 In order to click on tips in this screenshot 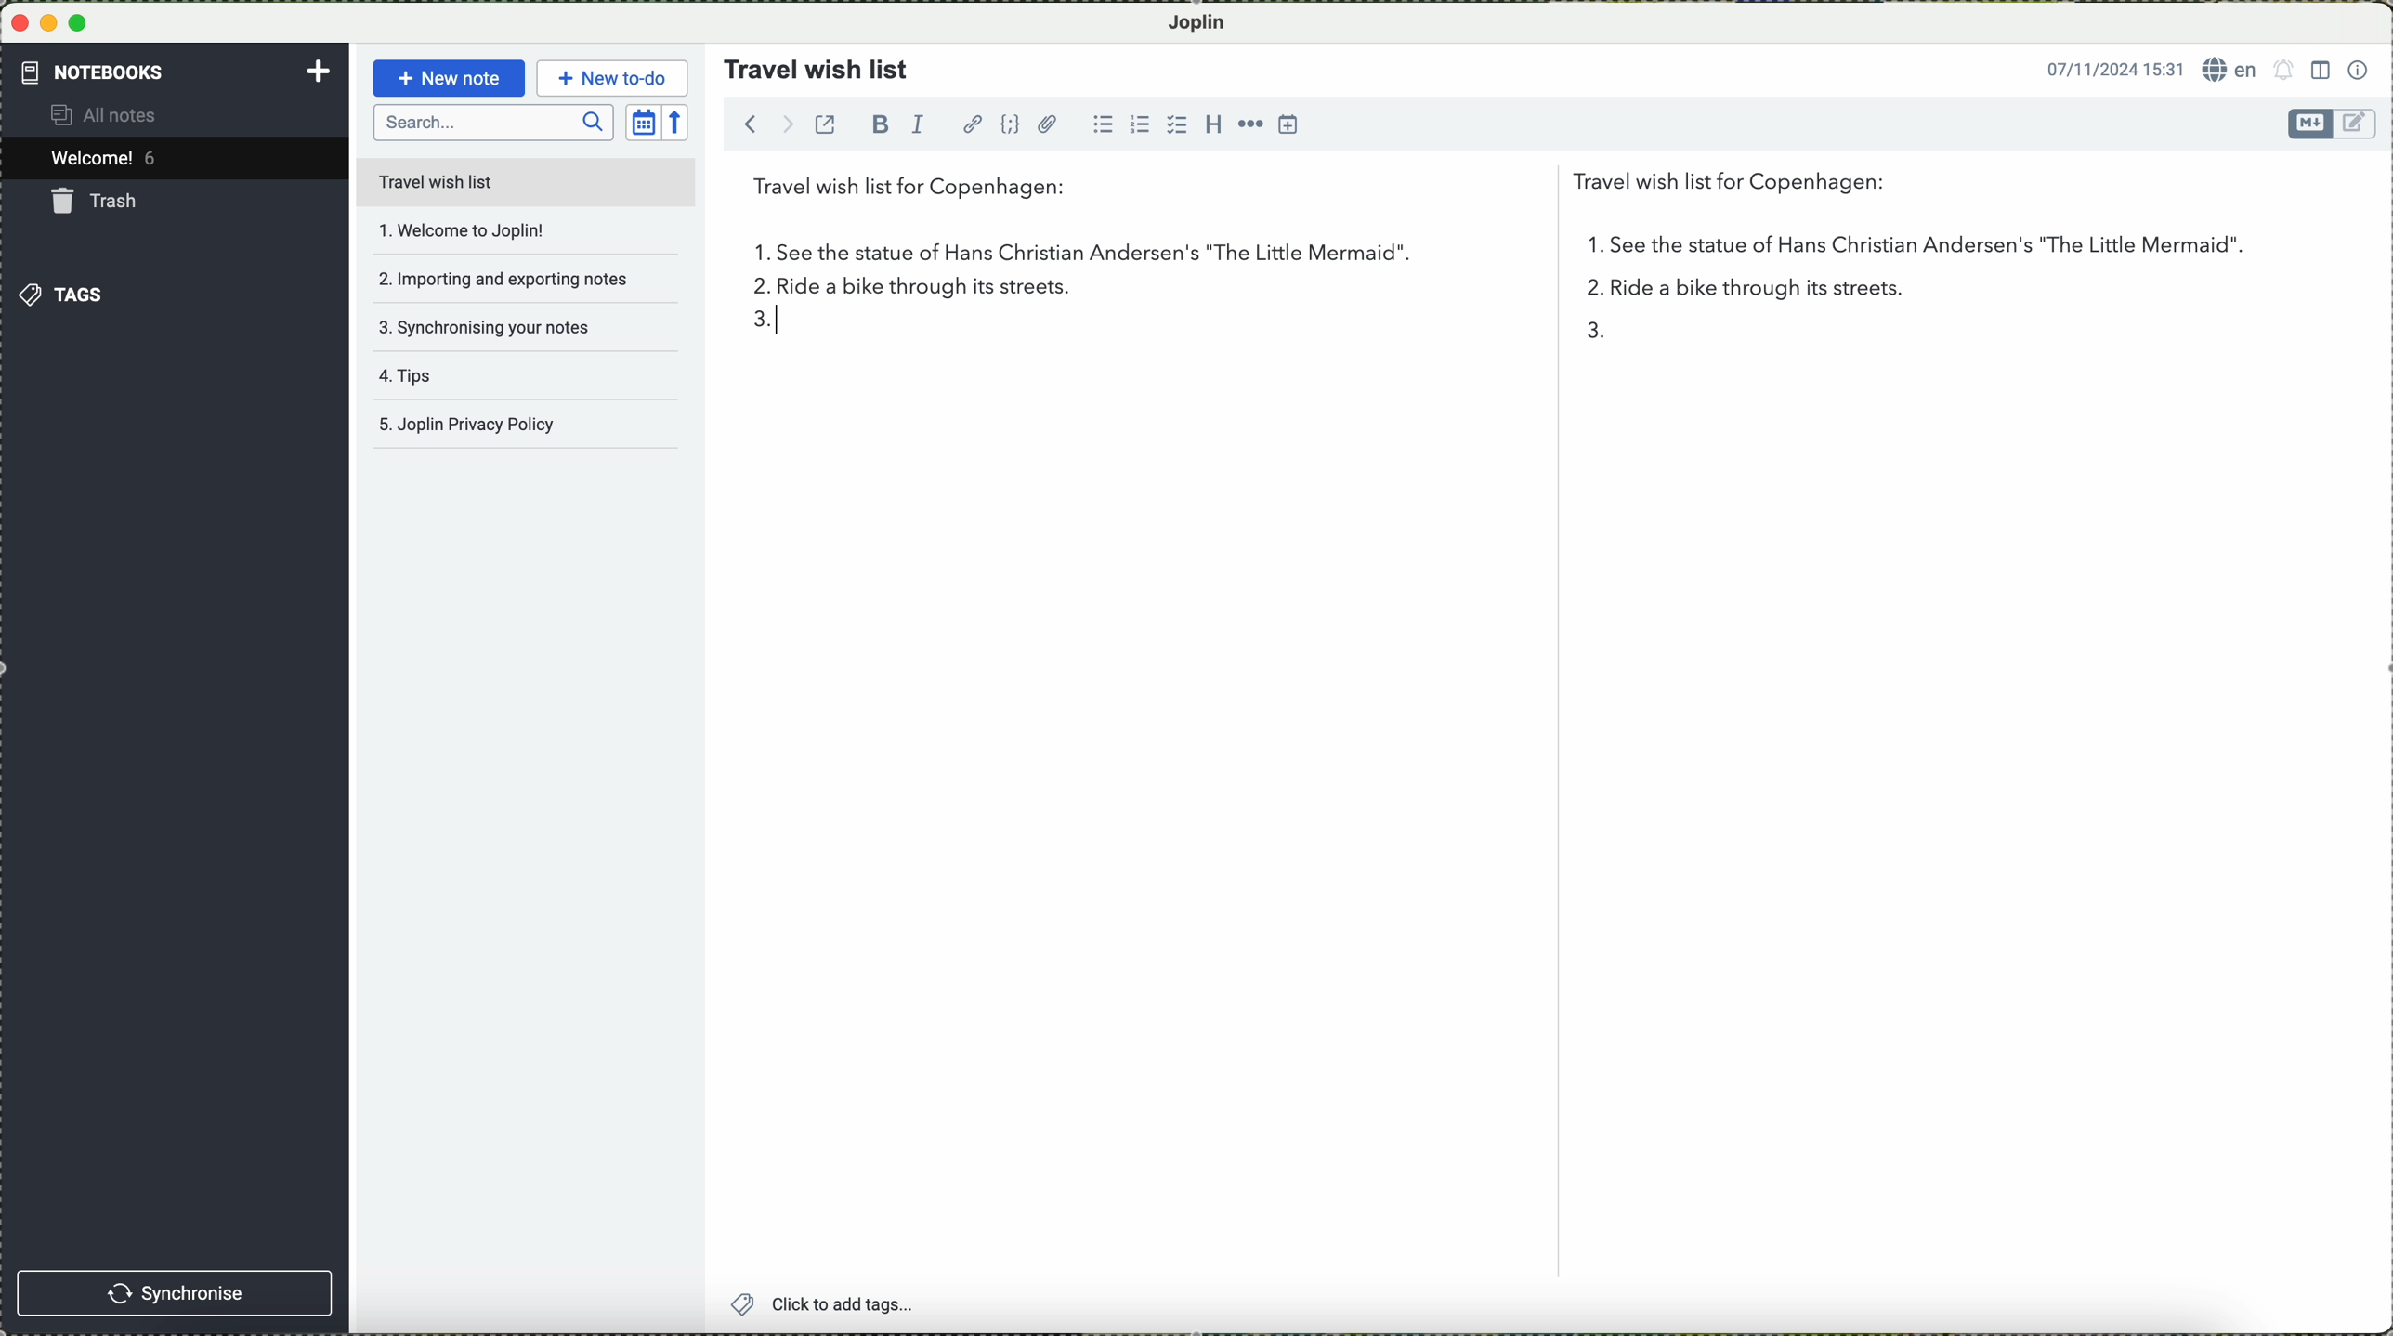, I will do `click(490, 383)`.